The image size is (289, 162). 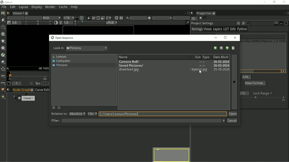 I want to click on File, so click(x=157, y=114).